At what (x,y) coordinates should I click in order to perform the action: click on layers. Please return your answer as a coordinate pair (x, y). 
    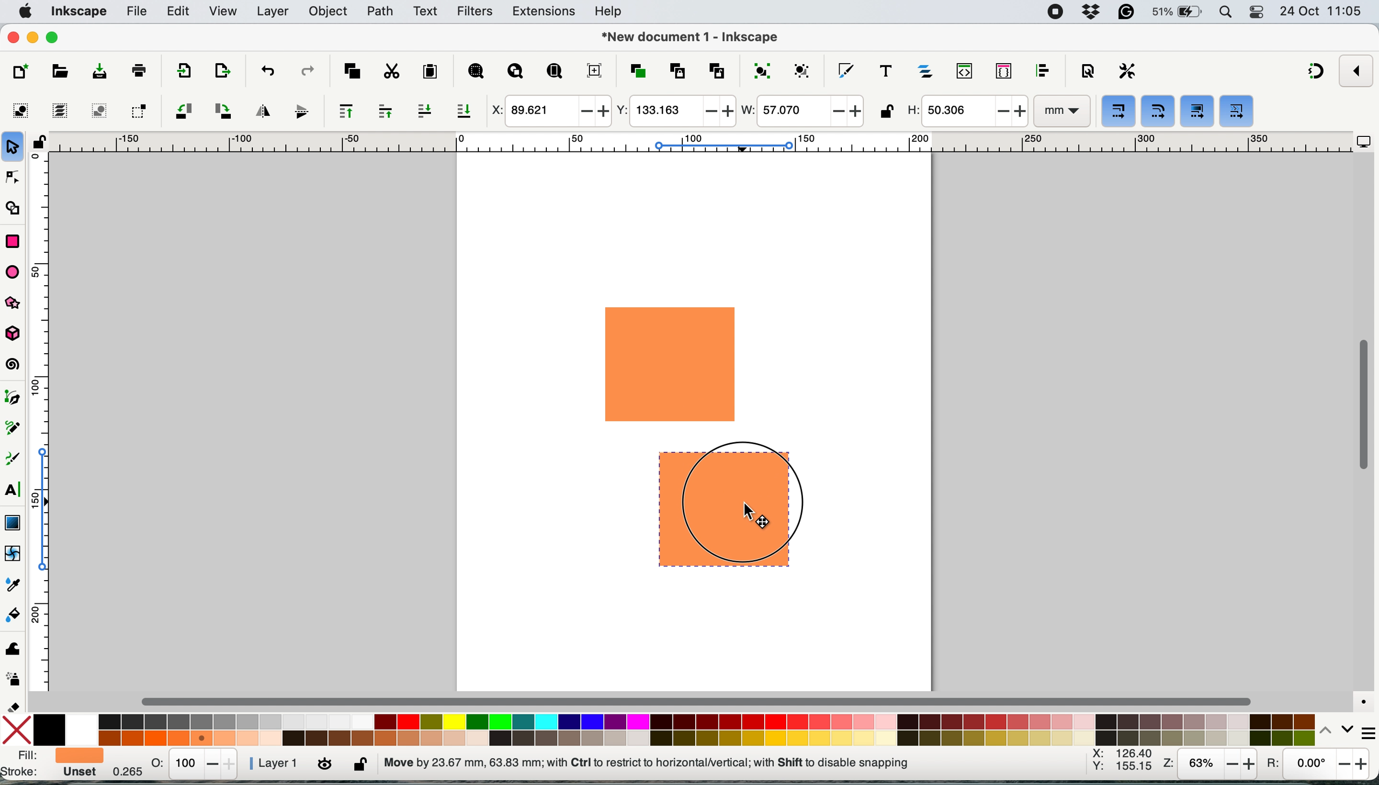
    Looking at the image, I should click on (273, 11).